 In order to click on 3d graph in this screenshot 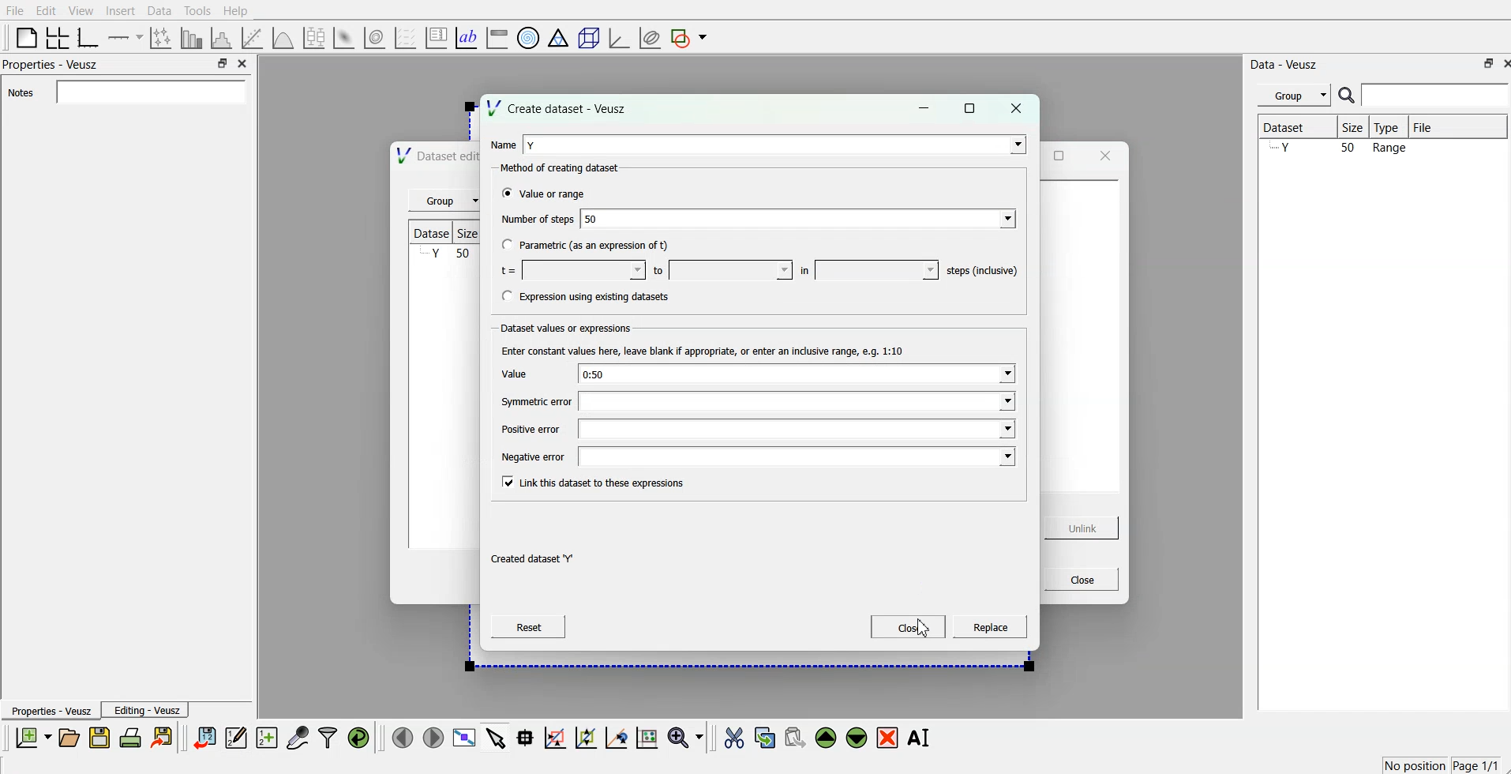, I will do `click(618, 35)`.